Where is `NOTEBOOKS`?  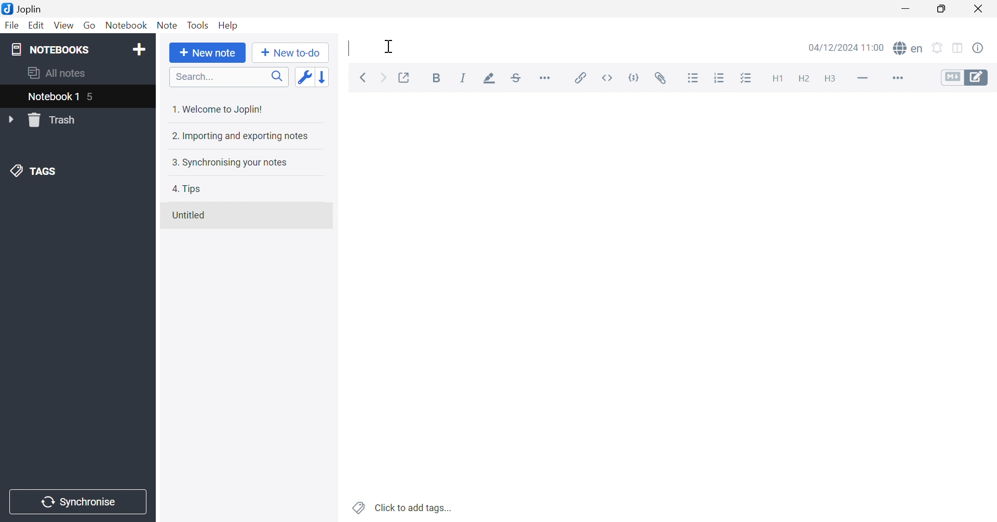 NOTEBOOKS is located at coordinates (52, 50).